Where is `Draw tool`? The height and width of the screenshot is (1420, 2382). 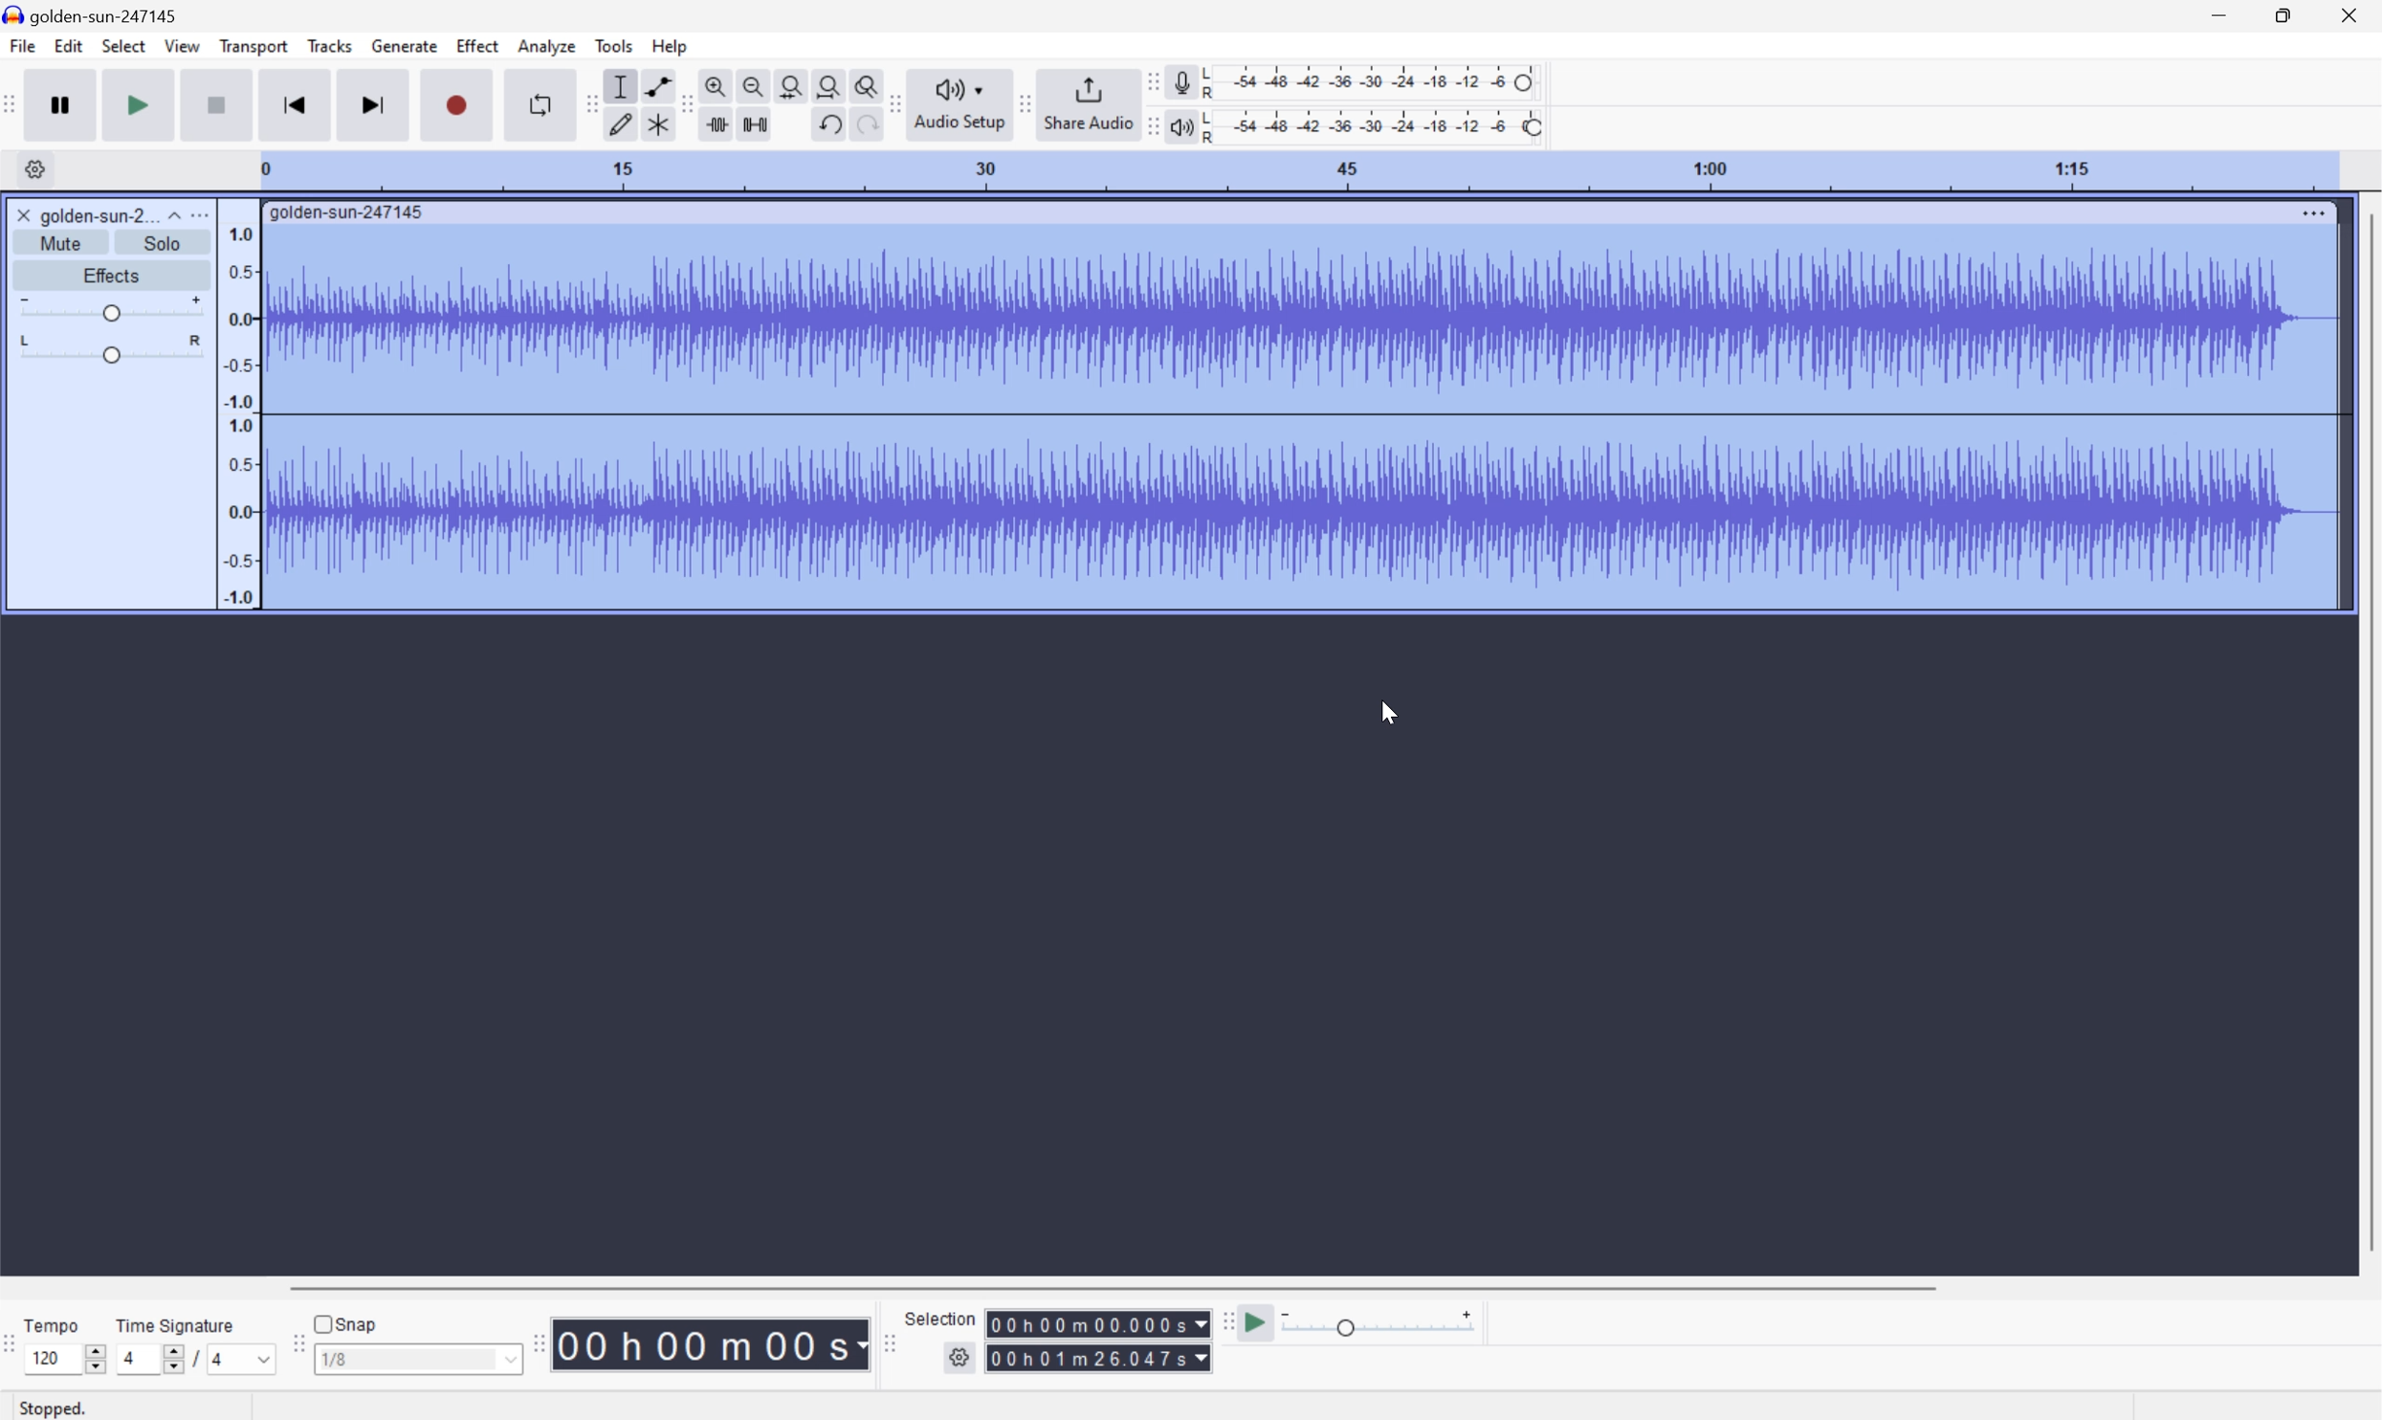
Draw tool is located at coordinates (621, 124).